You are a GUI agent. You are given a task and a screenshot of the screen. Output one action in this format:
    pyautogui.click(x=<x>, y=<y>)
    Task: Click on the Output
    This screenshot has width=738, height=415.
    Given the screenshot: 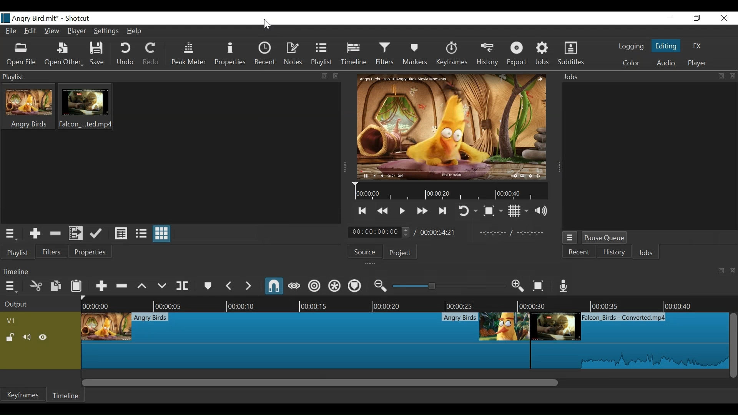 What is the action you would take?
    pyautogui.click(x=40, y=304)
    